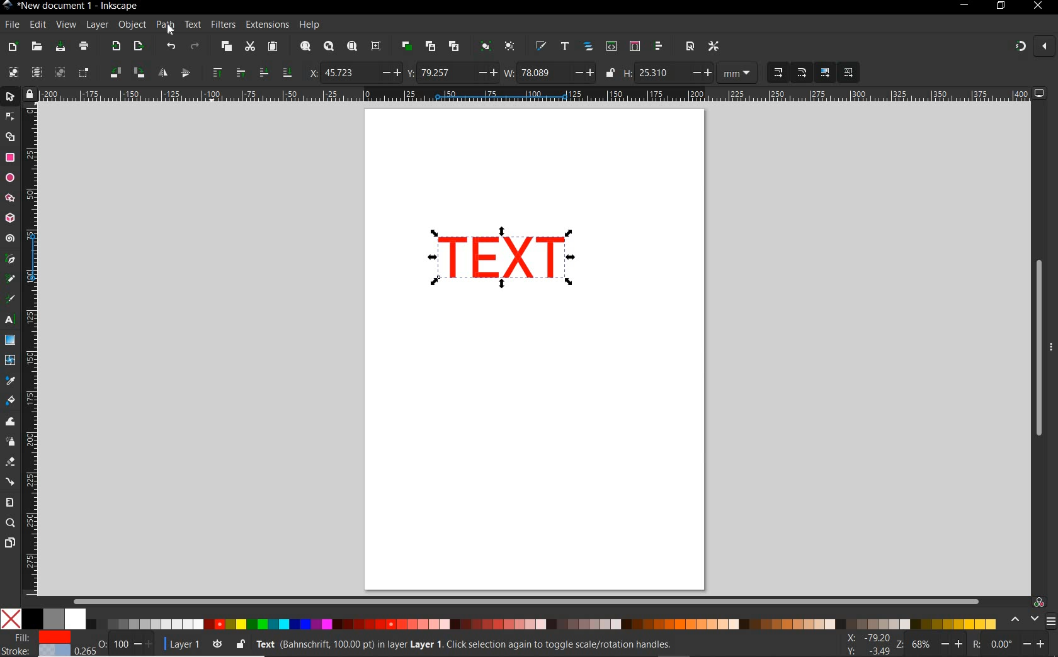  Describe the element at coordinates (11, 442) in the screenshot. I see `SPRAY TOOL` at that location.